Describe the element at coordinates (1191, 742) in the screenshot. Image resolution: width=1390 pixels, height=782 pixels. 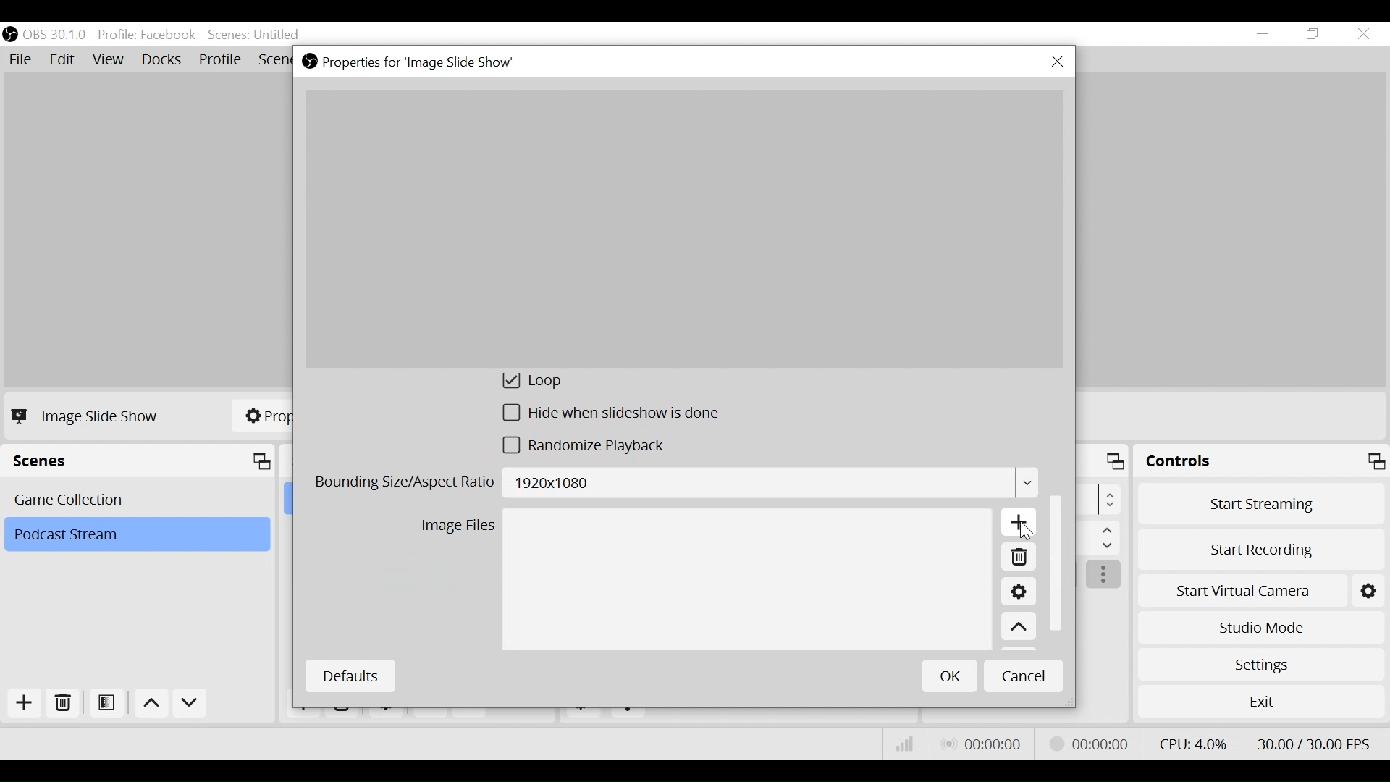
I see `CPU Usage` at that location.